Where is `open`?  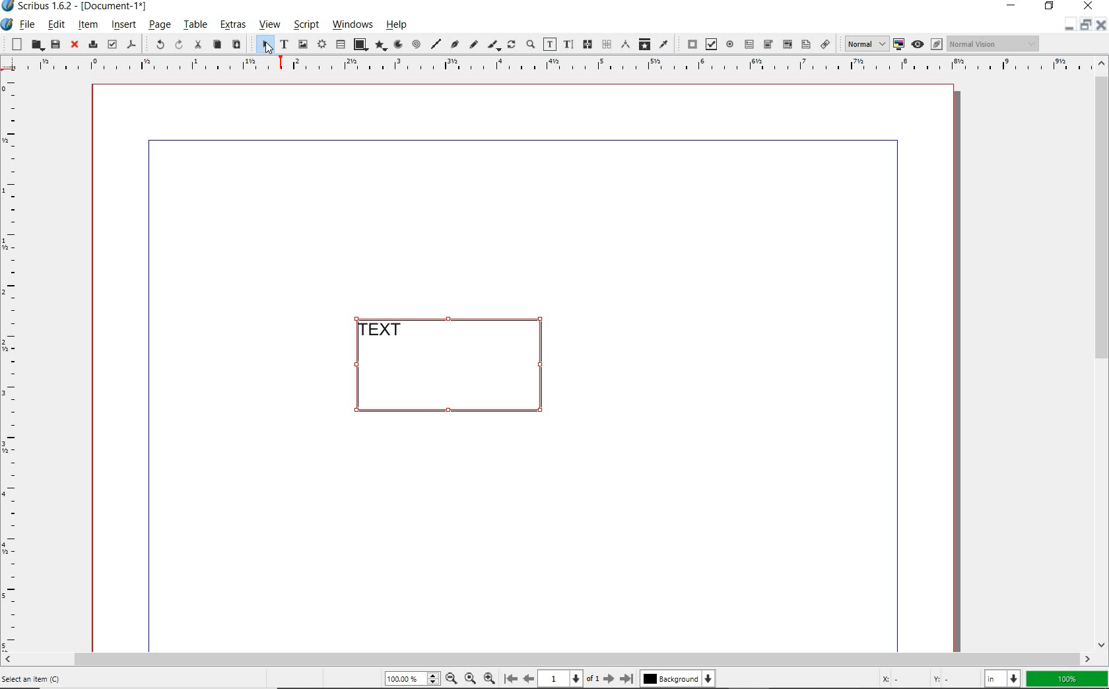 open is located at coordinates (36, 46).